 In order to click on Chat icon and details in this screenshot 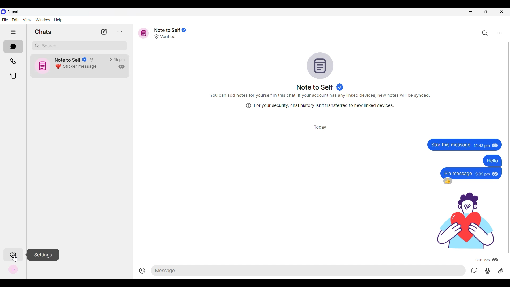, I will do `click(66, 65)`.